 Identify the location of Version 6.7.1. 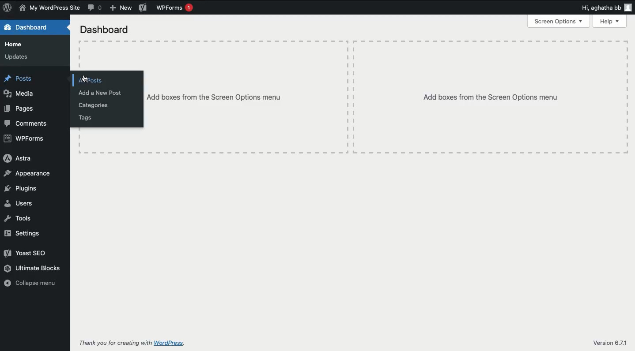
(611, 343).